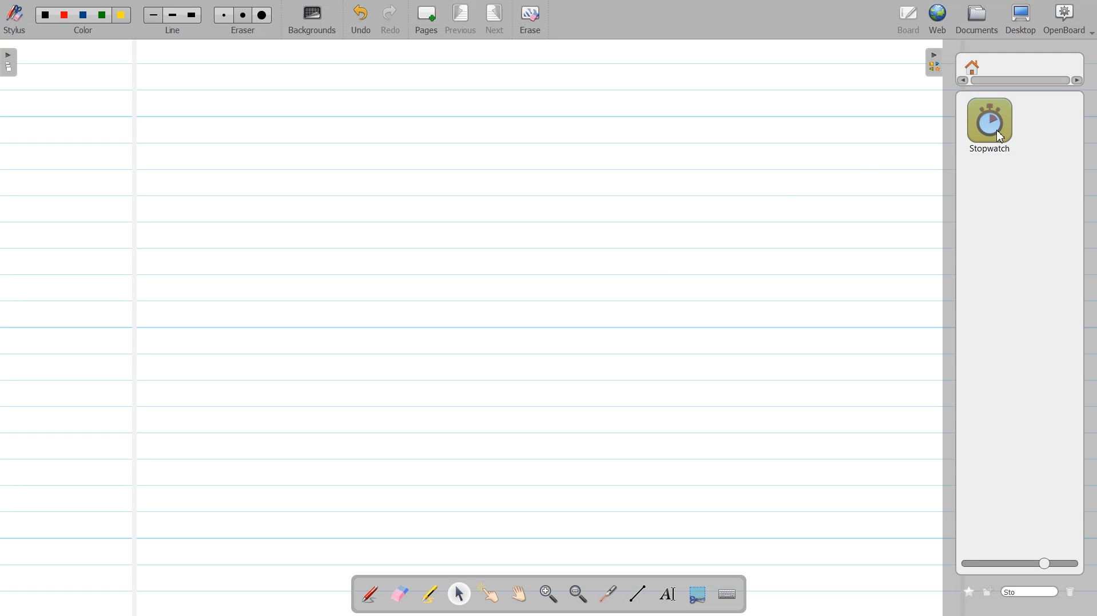  What do you see at coordinates (973, 66) in the screenshot?
I see `Home window` at bounding box center [973, 66].